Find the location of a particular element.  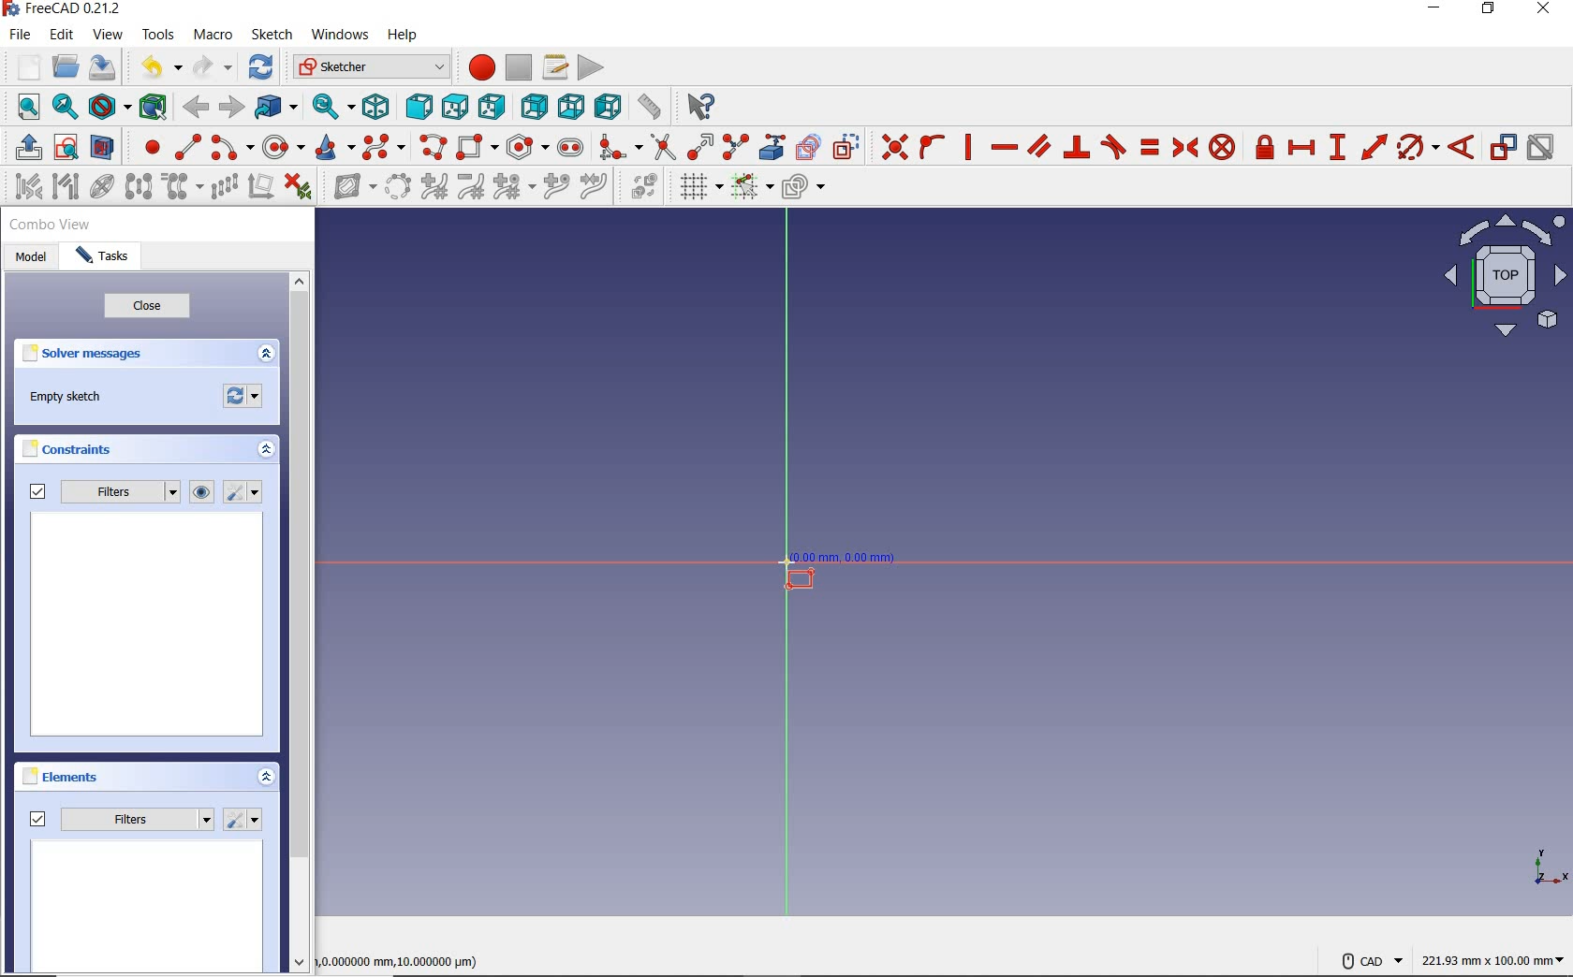

symmetry is located at coordinates (138, 186).